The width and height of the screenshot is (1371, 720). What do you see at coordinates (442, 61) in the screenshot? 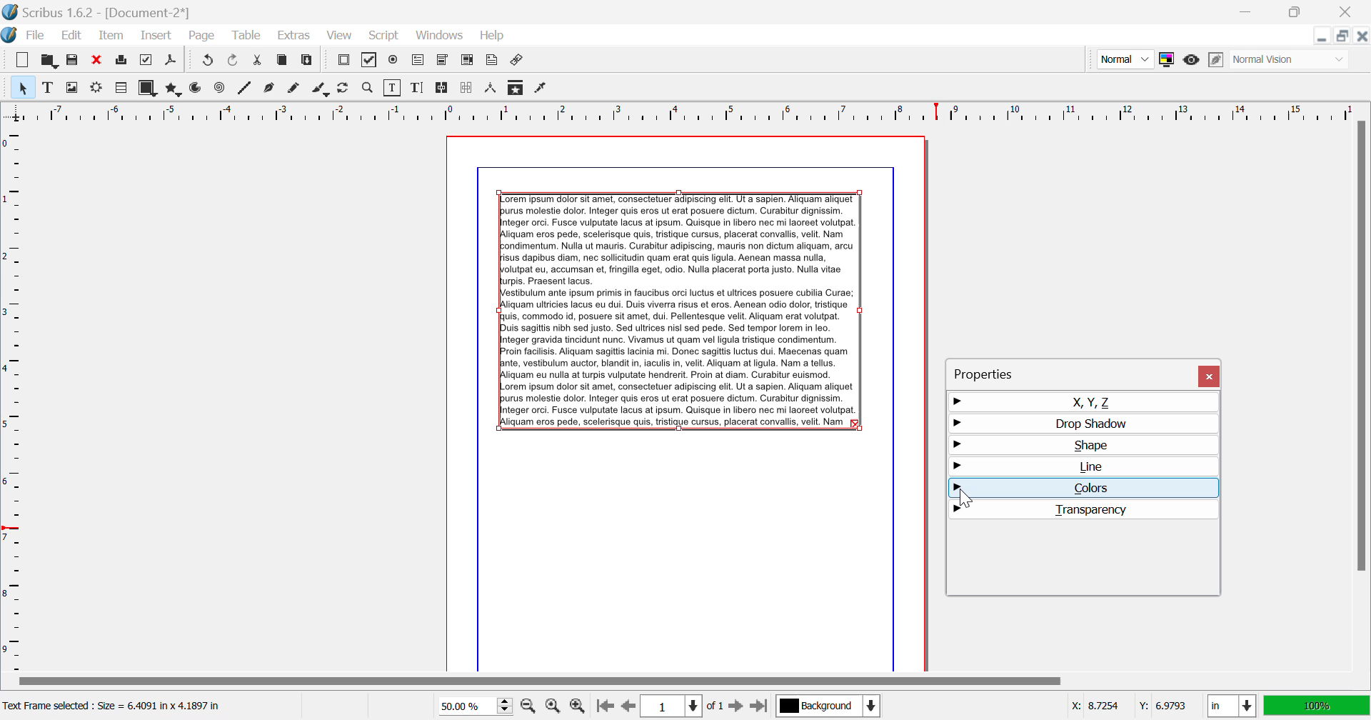
I see `Pdf Combo Box` at bounding box center [442, 61].